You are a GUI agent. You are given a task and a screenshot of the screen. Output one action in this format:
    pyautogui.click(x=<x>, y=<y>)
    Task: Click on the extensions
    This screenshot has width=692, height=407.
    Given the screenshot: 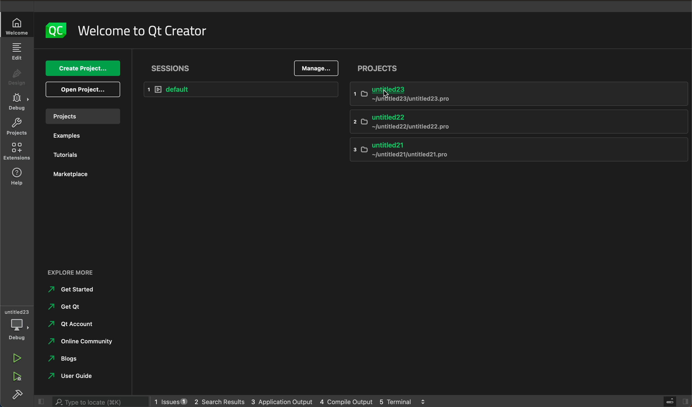 What is the action you would take?
    pyautogui.click(x=16, y=154)
    